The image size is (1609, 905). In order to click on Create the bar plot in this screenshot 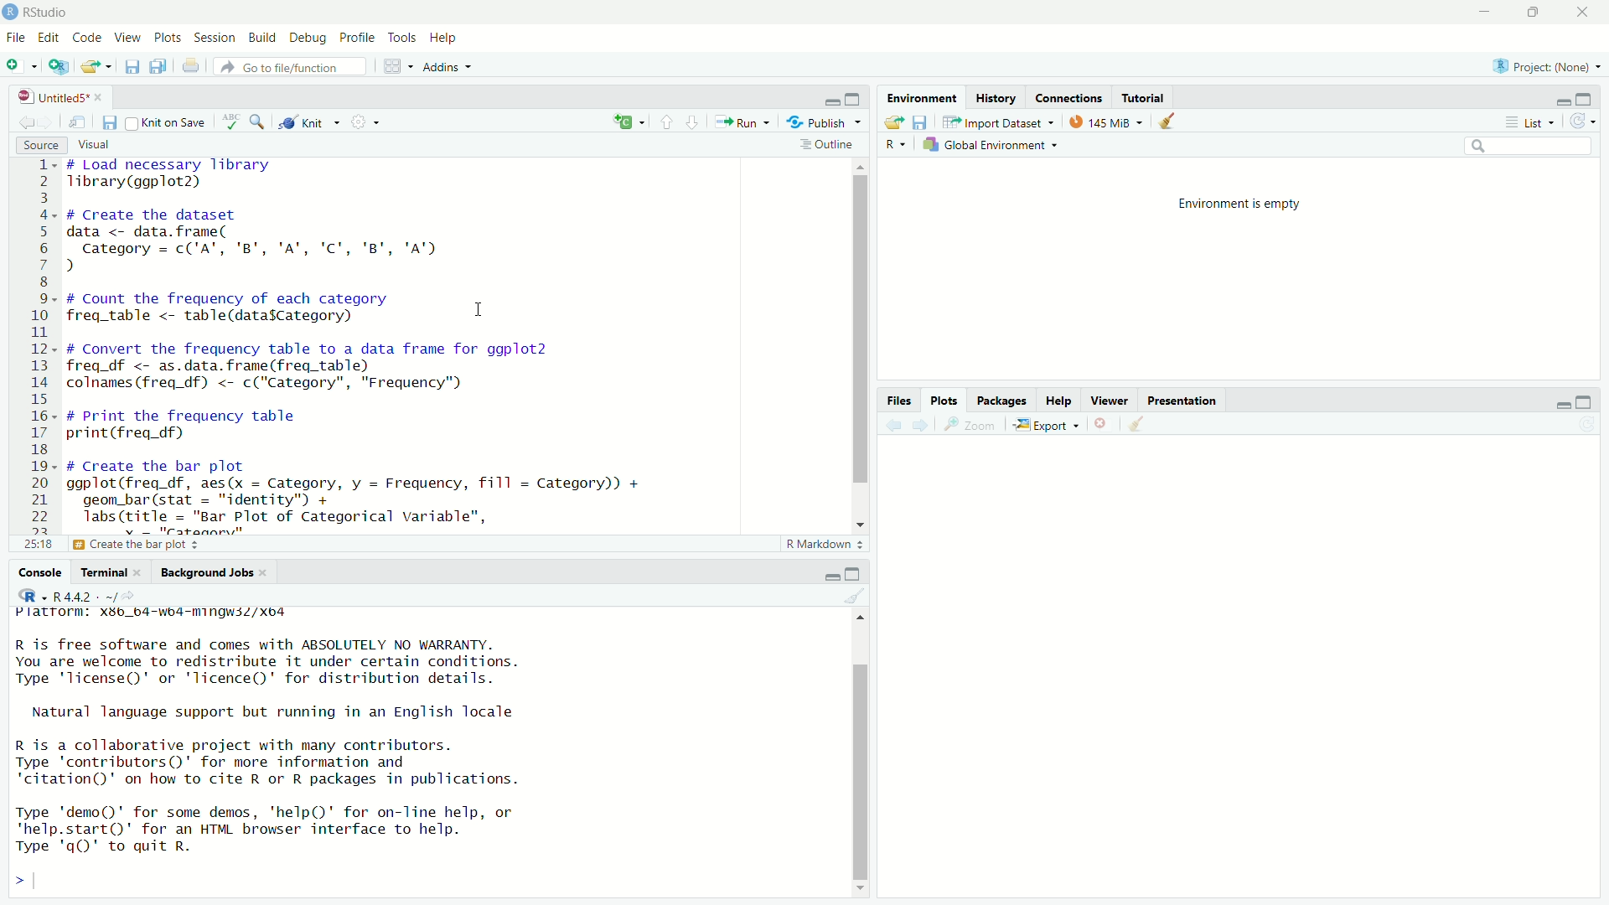, I will do `click(134, 545)`.